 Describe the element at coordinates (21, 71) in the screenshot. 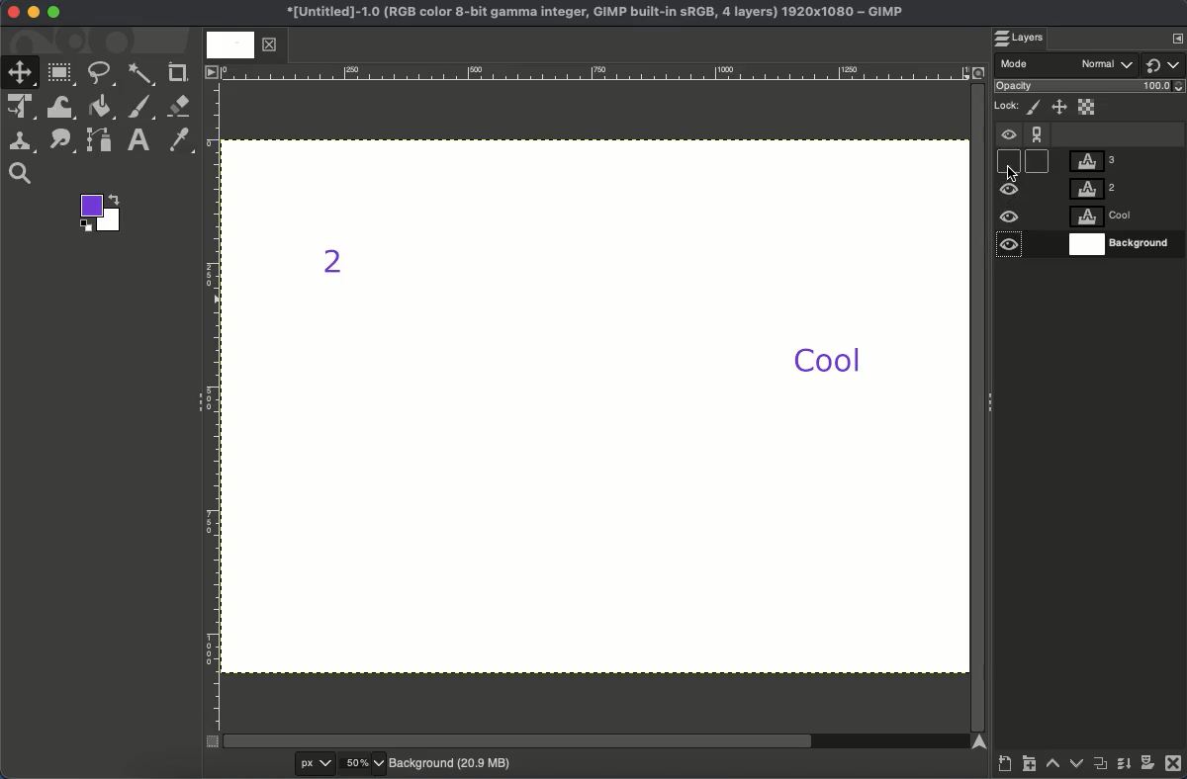

I see `Move tool` at that location.